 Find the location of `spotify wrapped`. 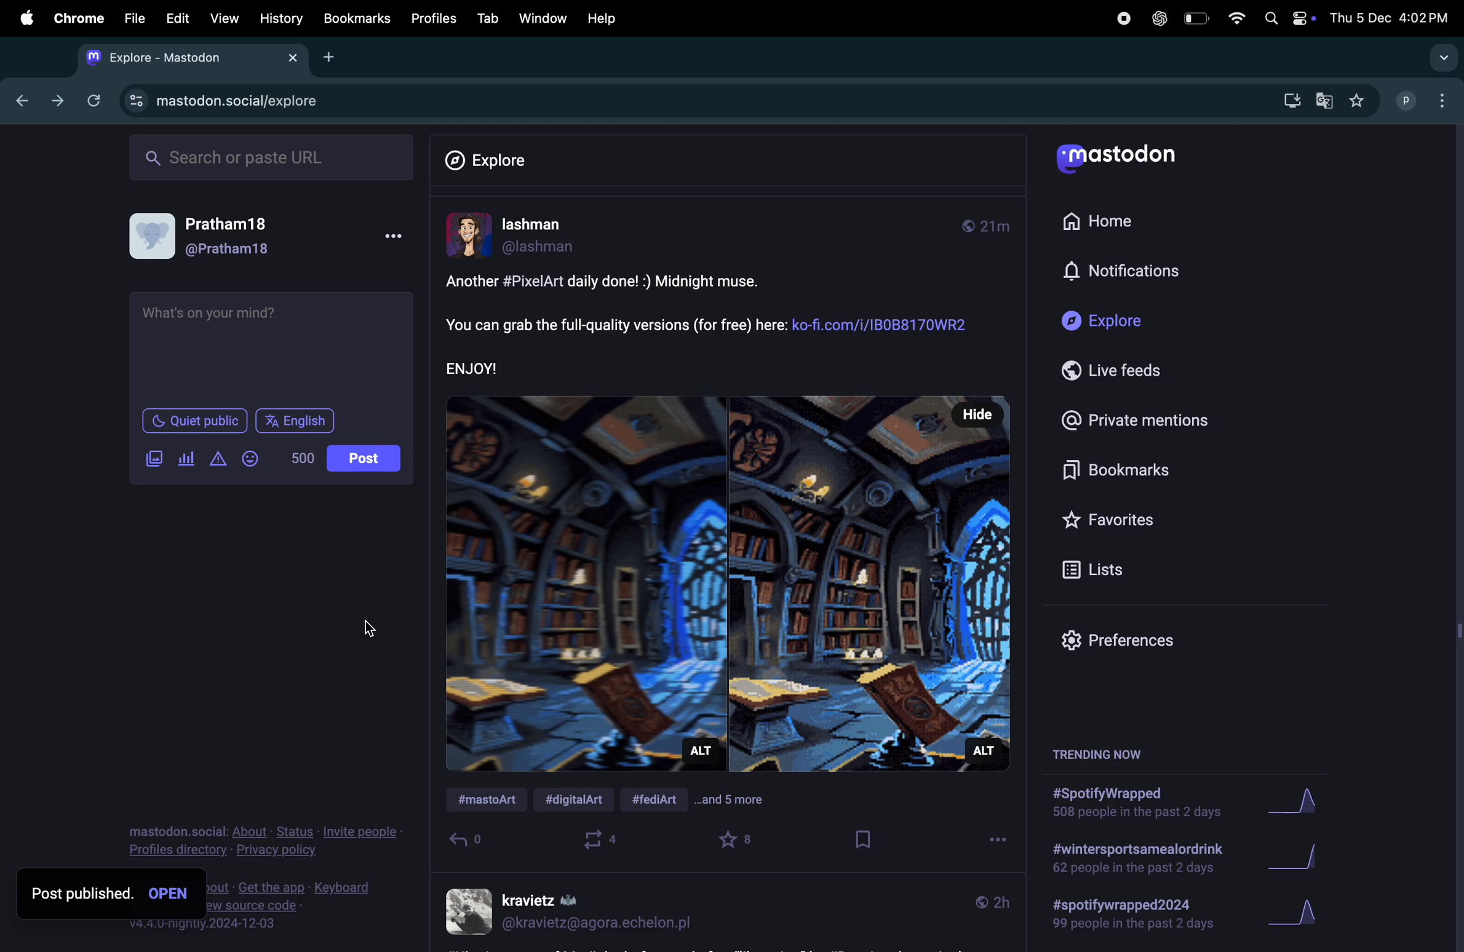

spotify wrapped is located at coordinates (1136, 806).